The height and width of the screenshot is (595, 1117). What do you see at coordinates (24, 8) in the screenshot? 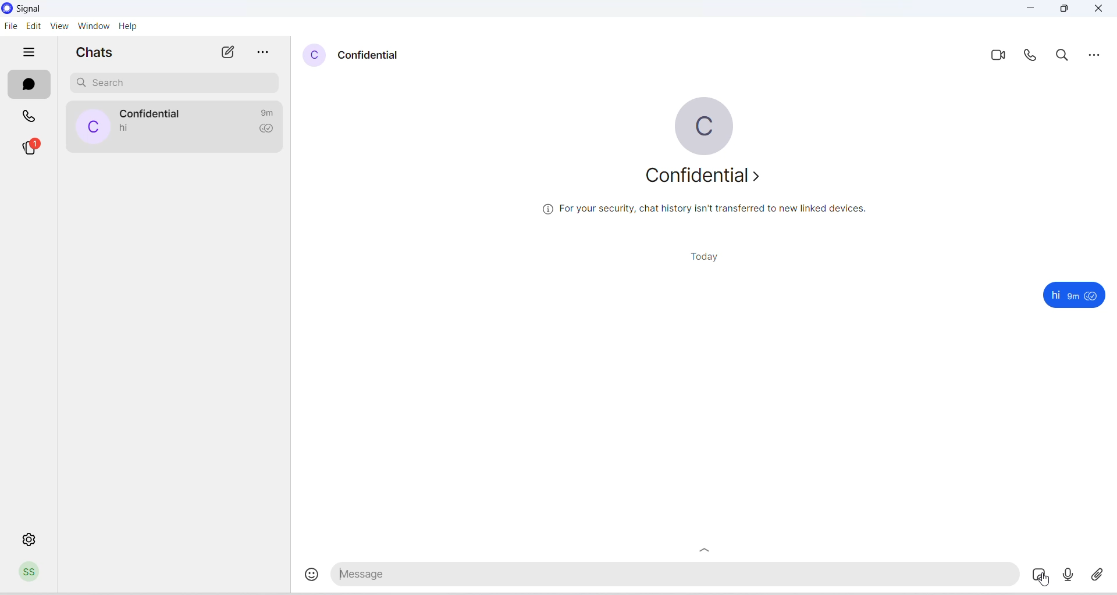
I see `Signal logo` at bounding box center [24, 8].